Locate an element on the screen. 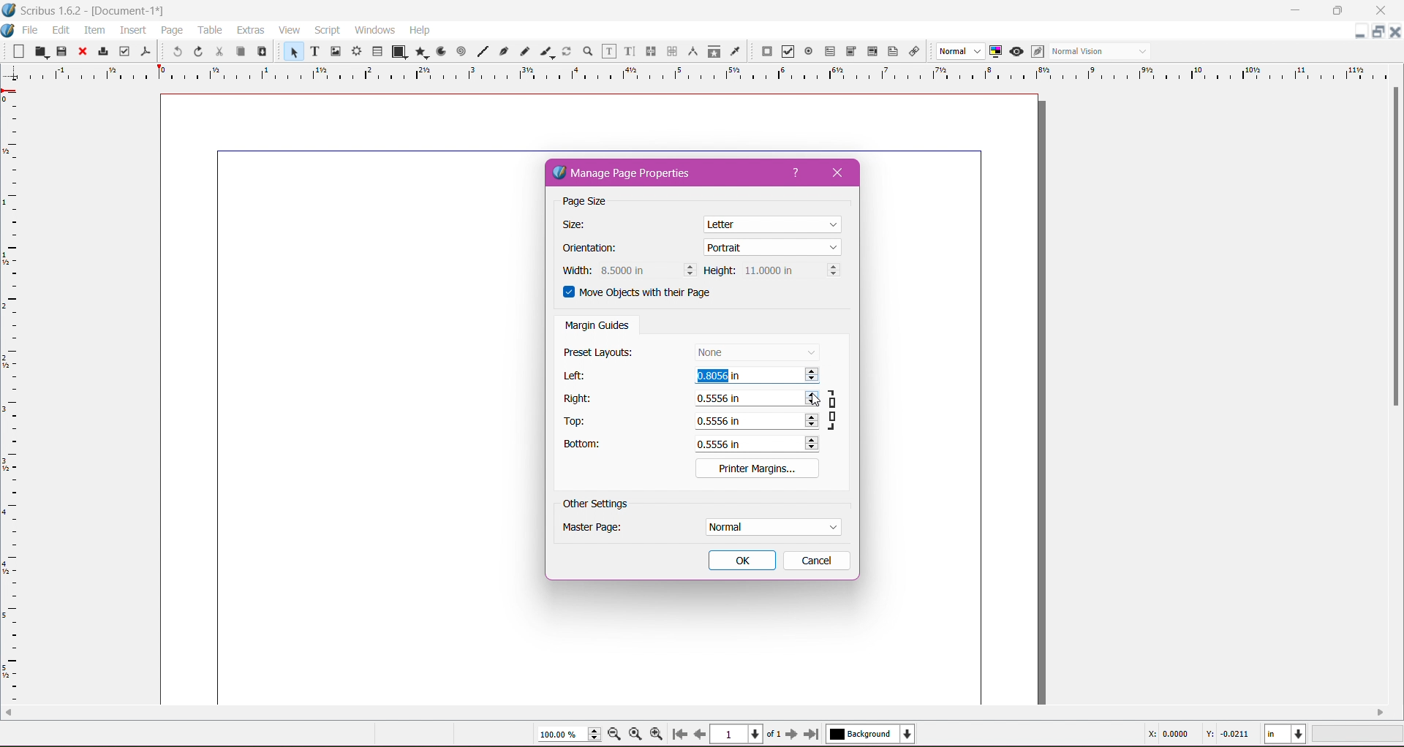  Close is located at coordinates (842, 172).